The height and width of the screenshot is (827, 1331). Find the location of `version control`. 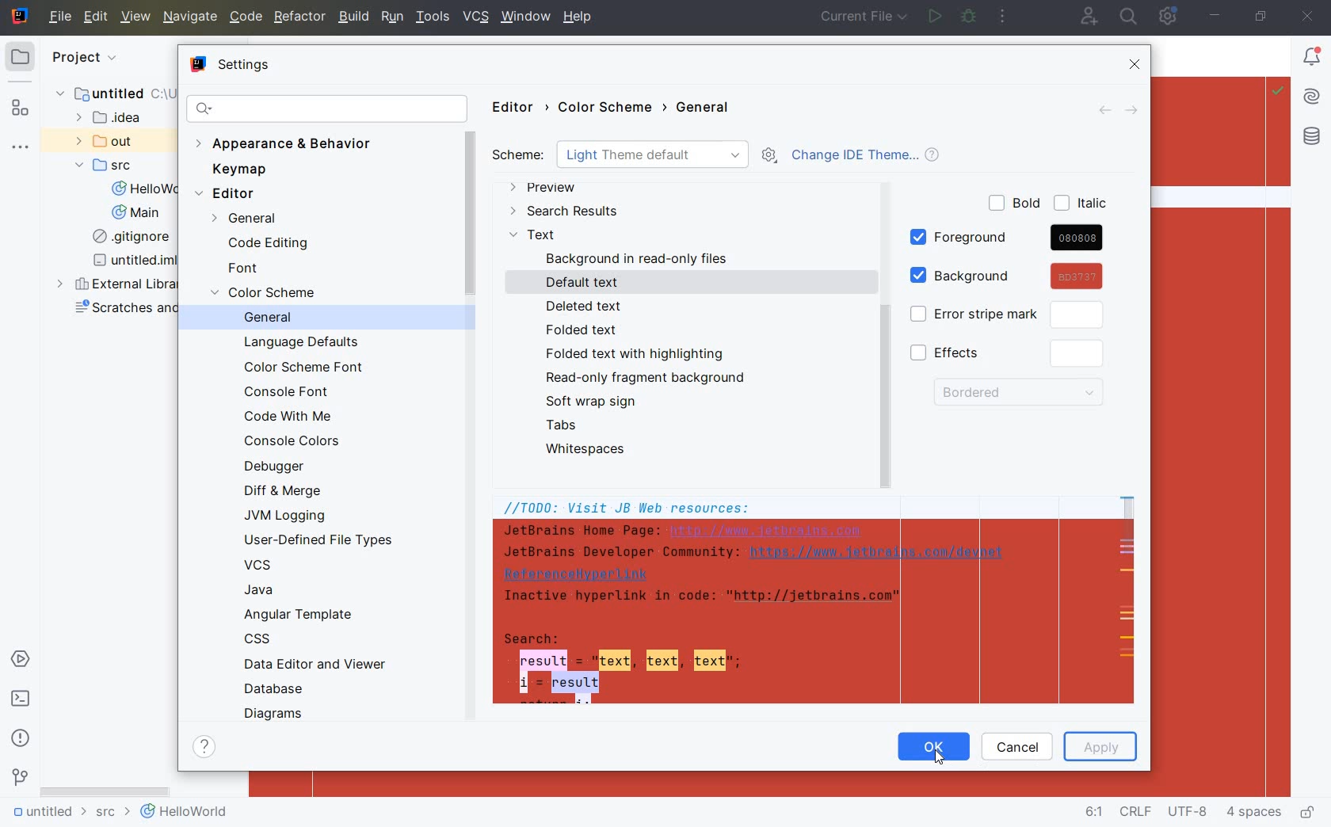

version control is located at coordinates (19, 779).